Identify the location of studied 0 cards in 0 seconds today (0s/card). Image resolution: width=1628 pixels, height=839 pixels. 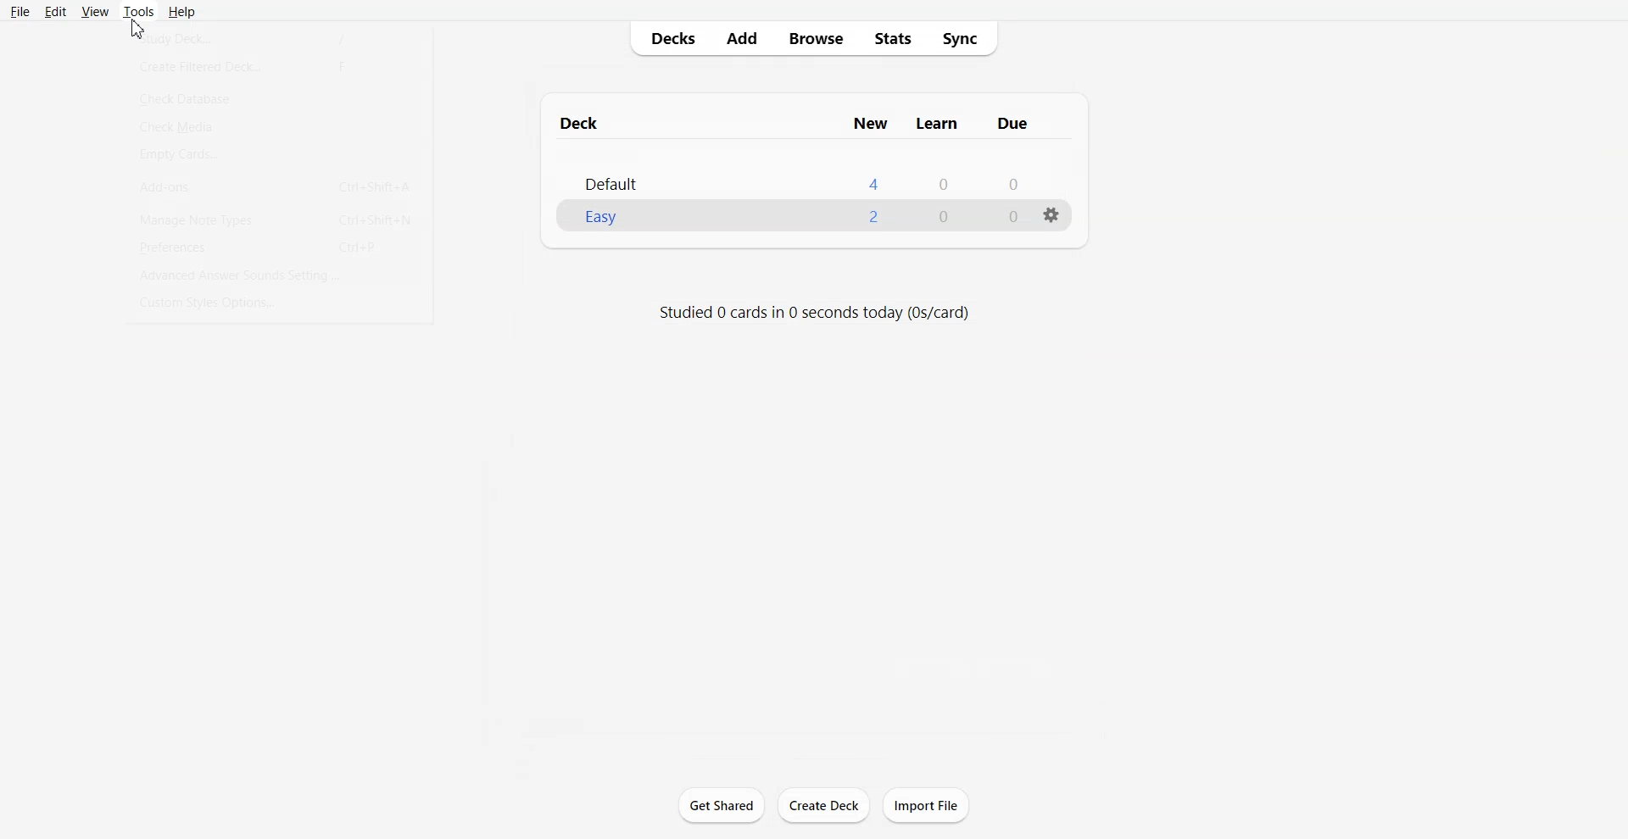
(827, 310).